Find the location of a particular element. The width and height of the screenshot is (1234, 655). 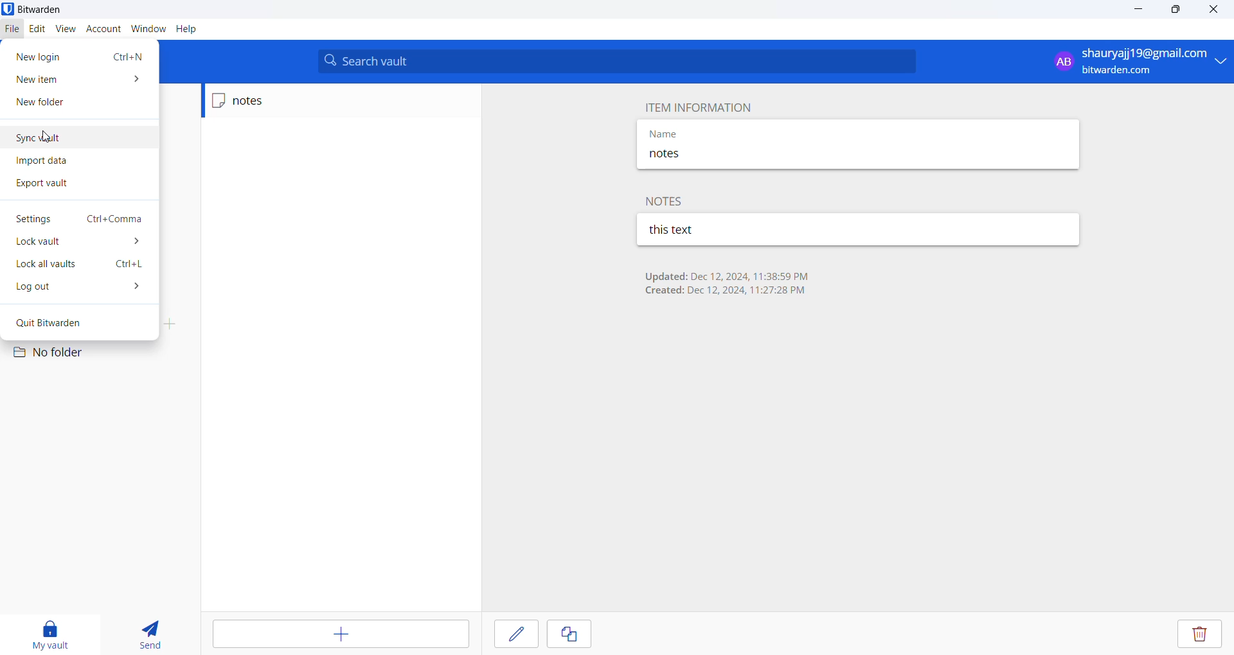

edit is located at coordinates (515, 633).